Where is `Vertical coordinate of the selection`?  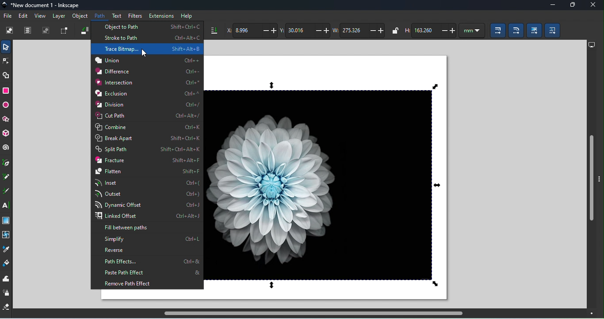
Vertical coordinate of the selection is located at coordinates (306, 30).